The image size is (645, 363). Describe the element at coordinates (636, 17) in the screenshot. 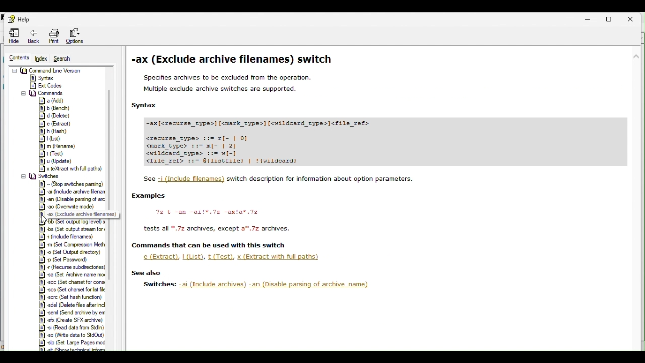

I see `Close` at that location.